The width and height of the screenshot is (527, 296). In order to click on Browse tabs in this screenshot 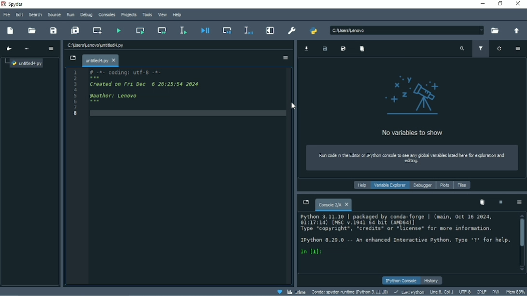, I will do `click(305, 202)`.